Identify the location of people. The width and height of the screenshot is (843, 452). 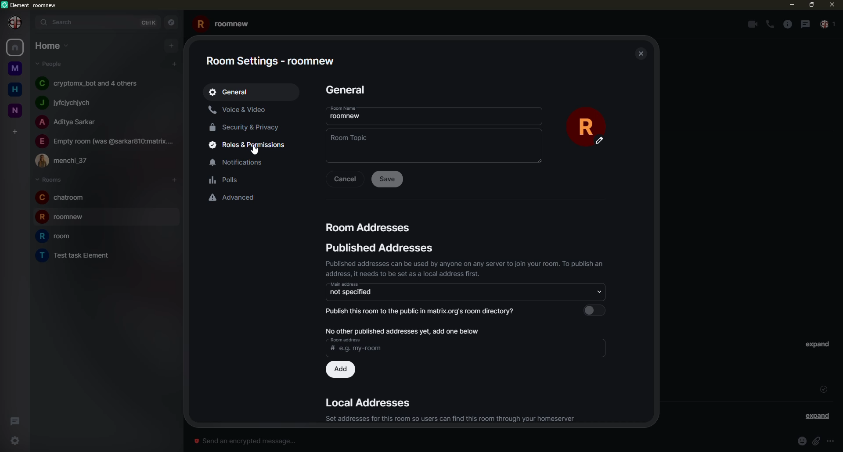
(69, 102).